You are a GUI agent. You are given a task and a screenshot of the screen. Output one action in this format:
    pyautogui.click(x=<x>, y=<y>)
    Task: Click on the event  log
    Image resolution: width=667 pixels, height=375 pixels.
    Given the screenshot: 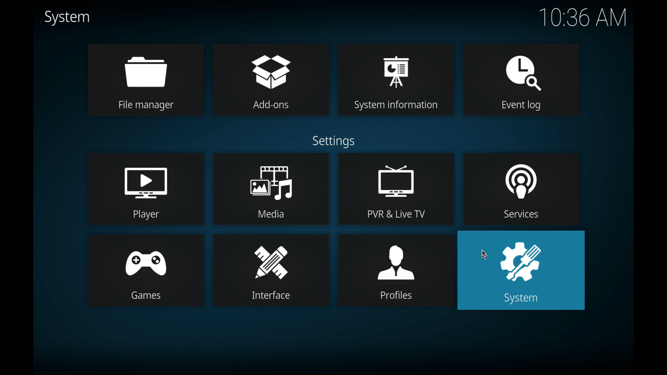 What is the action you would take?
    pyautogui.click(x=522, y=79)
    